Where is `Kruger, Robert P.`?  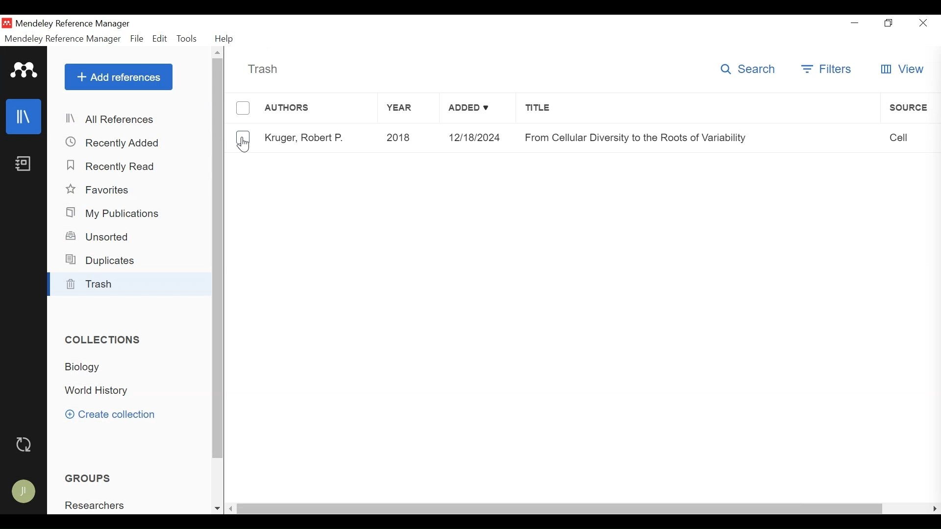 Kruger, Robert P. is located at coordinates (306, 138).